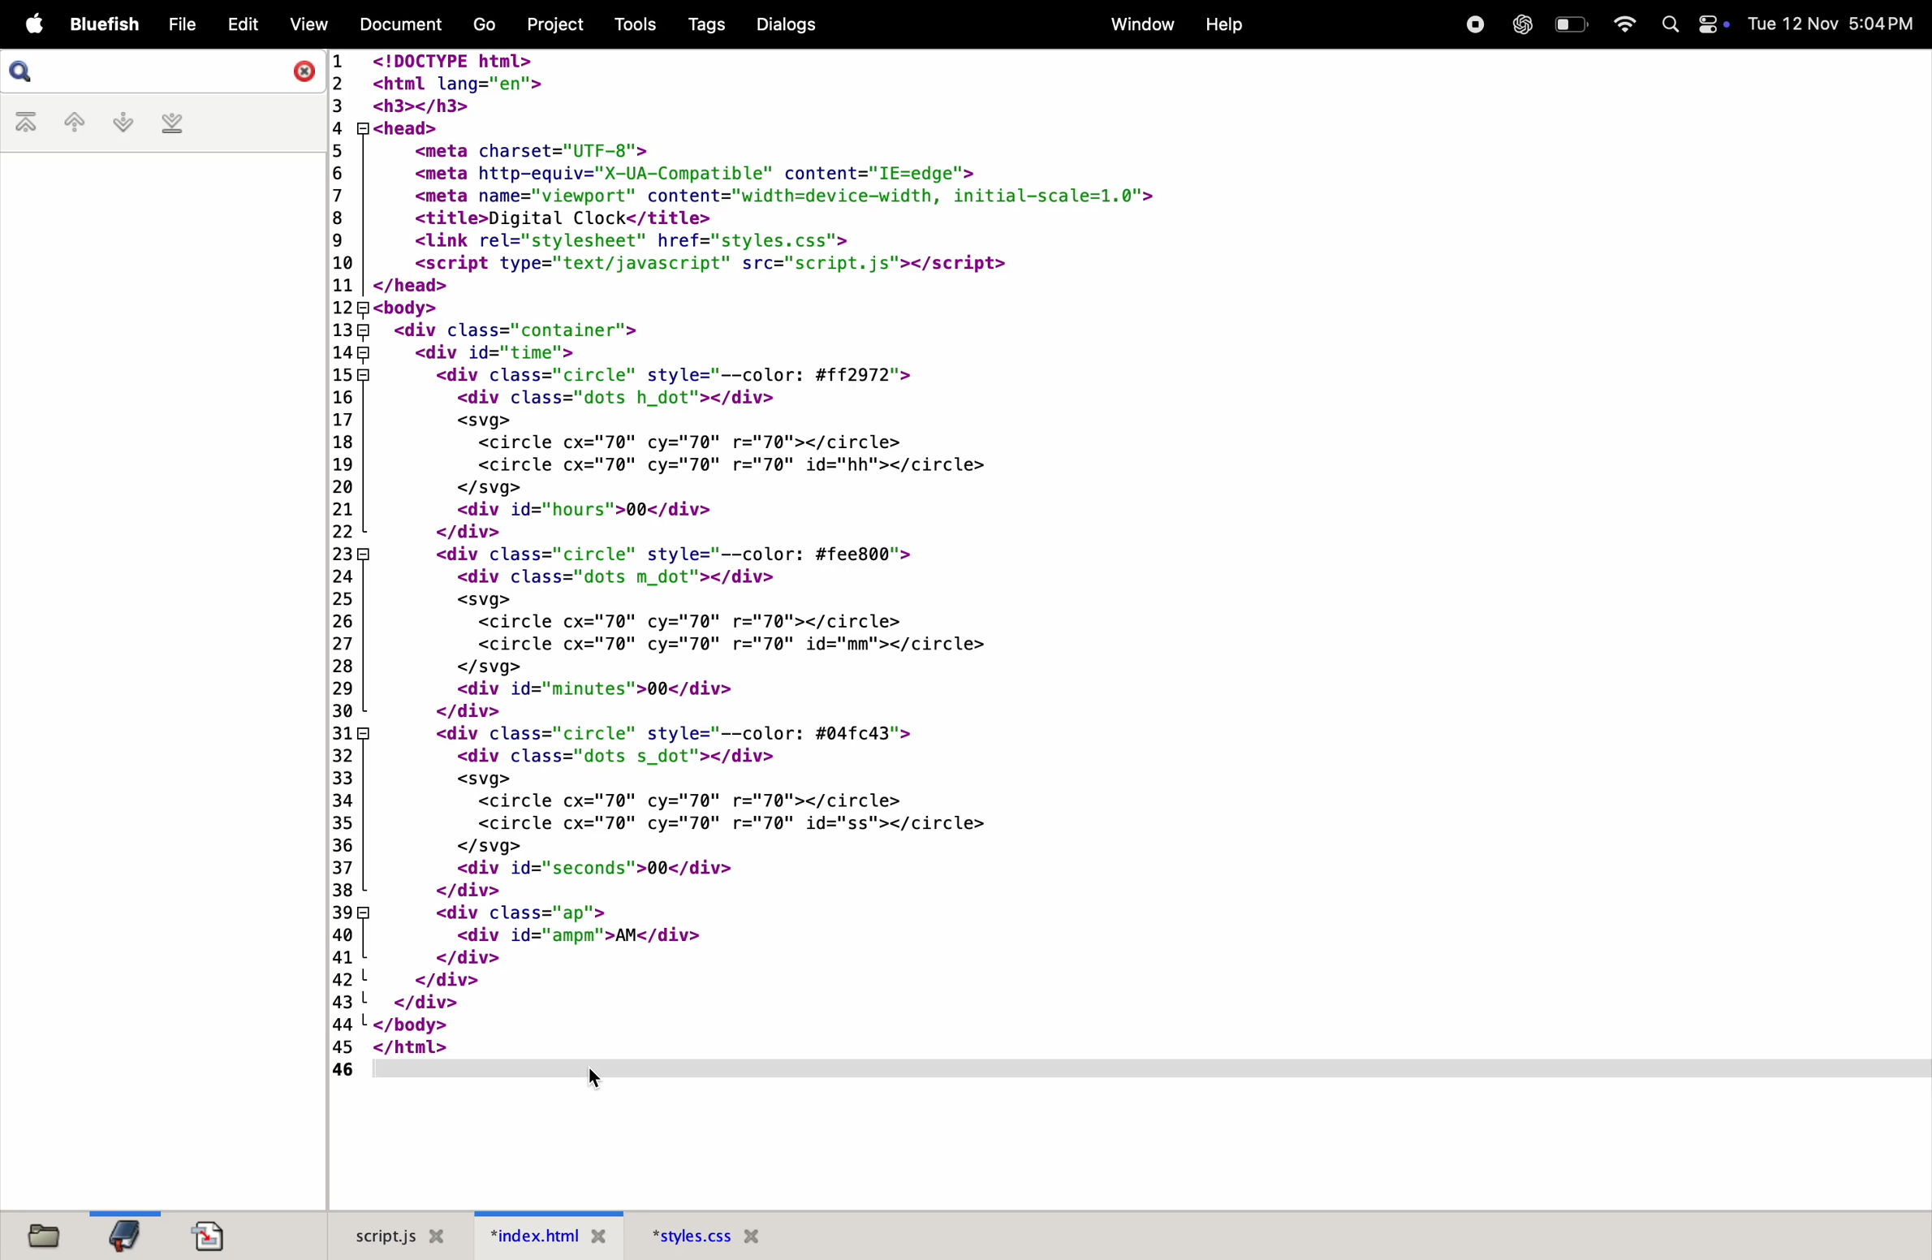 The image size is (1932, 1260). Describe the element at coordinates (121, 121) in the screenshot. I see `nextbook mark` at that location.